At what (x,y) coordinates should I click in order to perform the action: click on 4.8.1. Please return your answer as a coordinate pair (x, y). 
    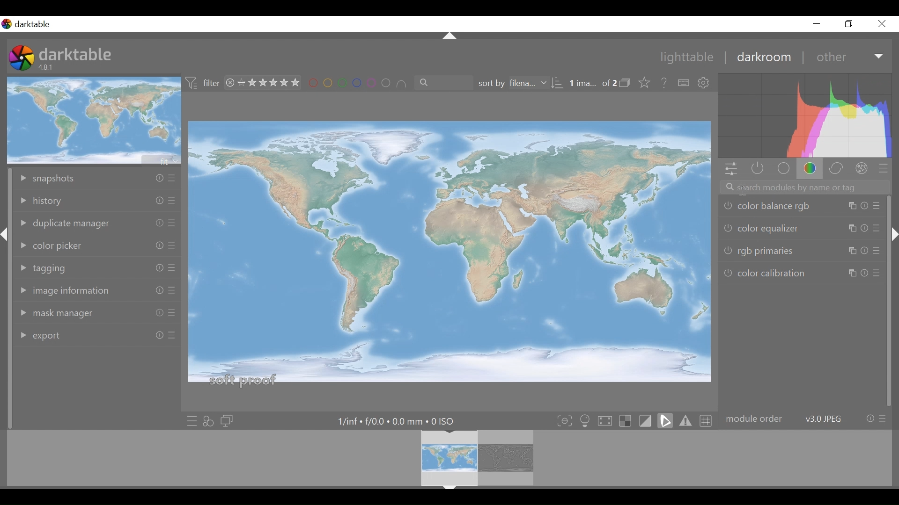
    Looking at the image, I should click on (47, 67).